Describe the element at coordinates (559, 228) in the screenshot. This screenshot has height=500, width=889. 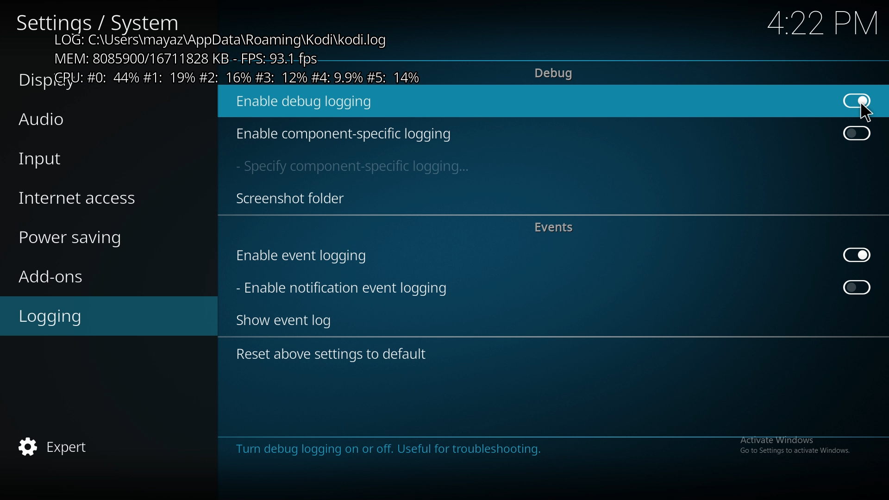
I see `events` at that location.